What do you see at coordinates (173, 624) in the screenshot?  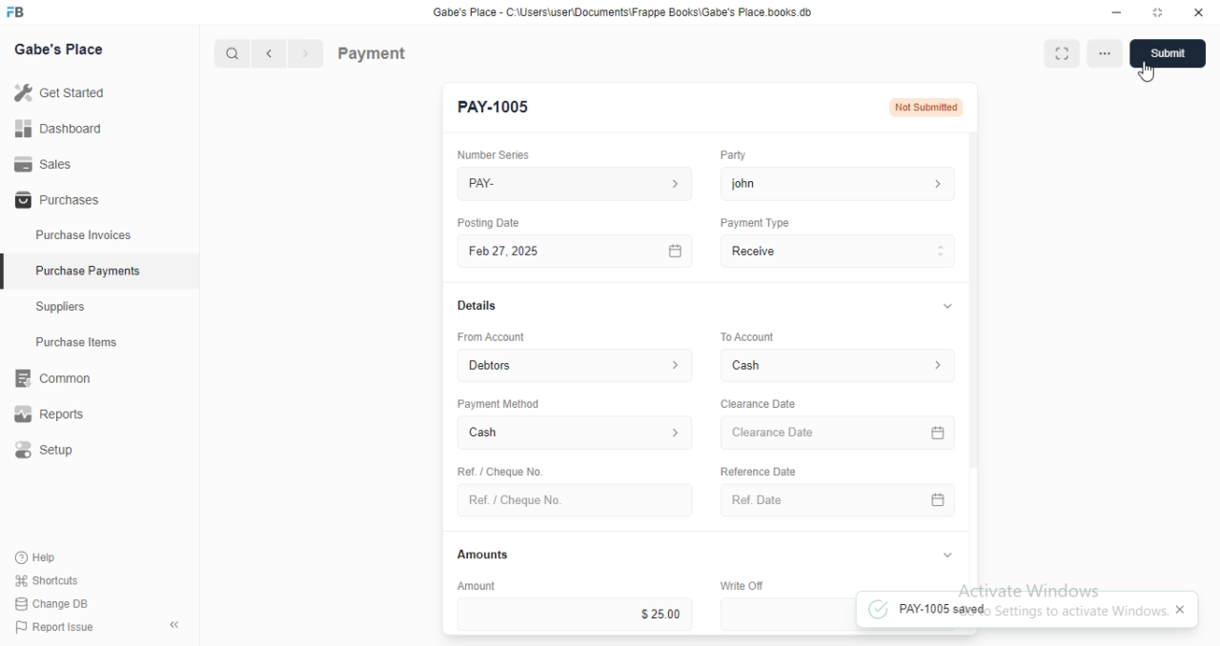 I see `collapse sidebar` at bounding box center [173, 624].